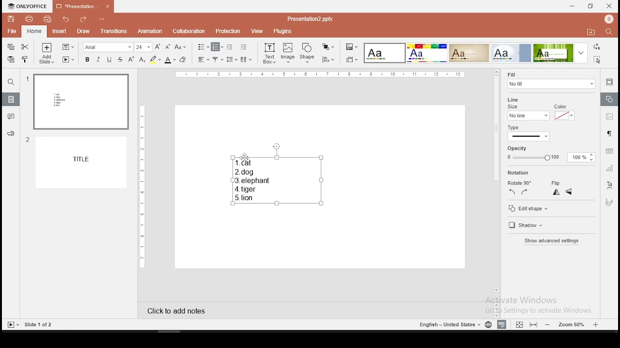  What do you see at coordinates (26, 59) in the screenshot?
I see `clone formatting` at bounding box center [26, 59].